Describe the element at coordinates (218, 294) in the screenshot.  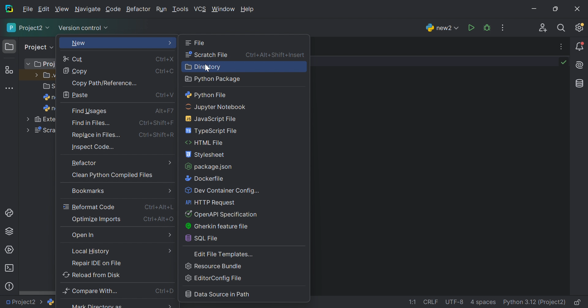
I see `Data Source in Path` at that location.